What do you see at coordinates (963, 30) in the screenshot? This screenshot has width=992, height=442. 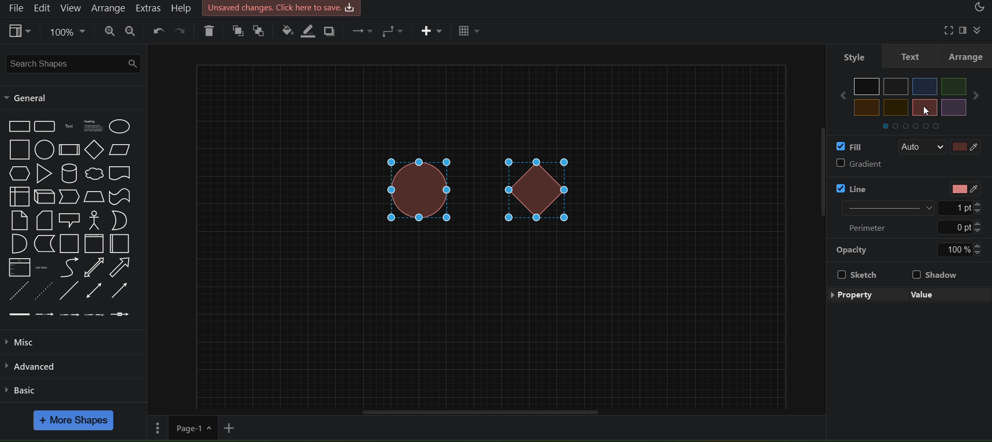 I see `format` at bounding box center [963, 30].